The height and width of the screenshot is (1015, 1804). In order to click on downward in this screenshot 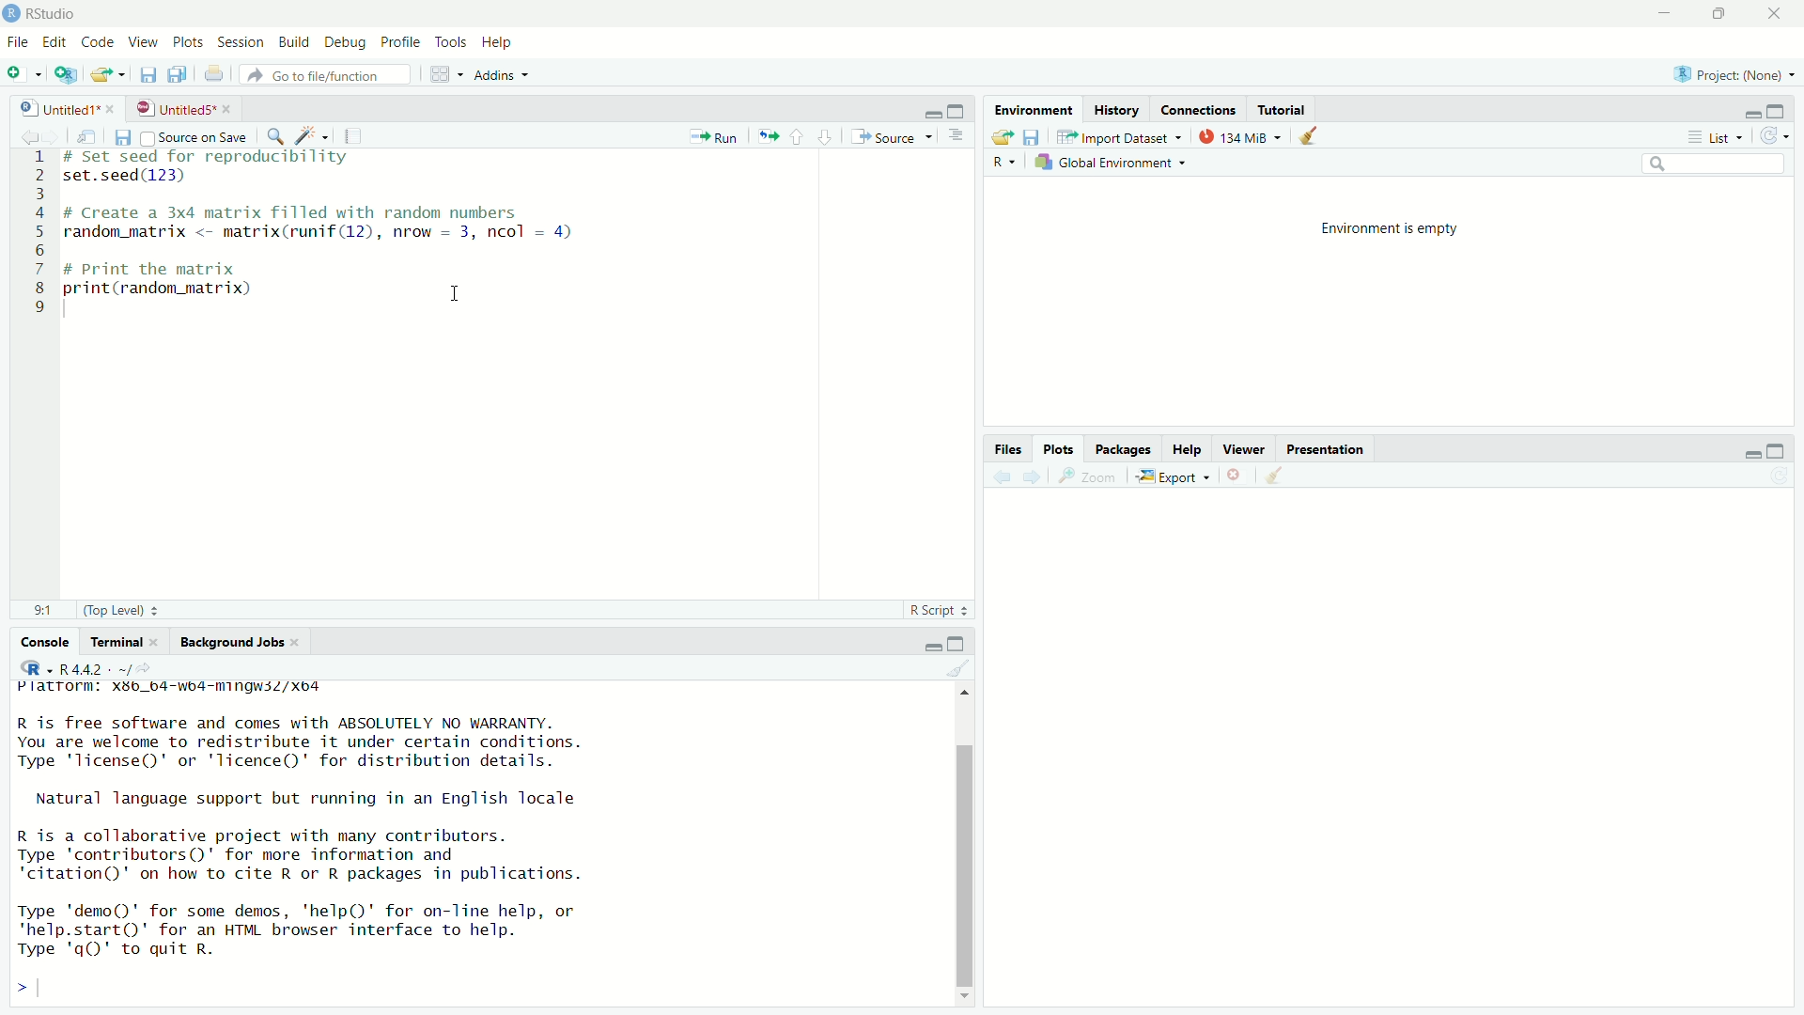, I will do `click(827, 135)`.